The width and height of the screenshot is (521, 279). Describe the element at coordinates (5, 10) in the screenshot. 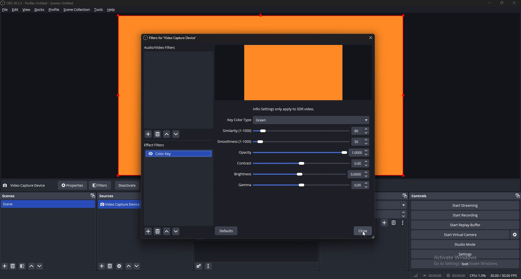

I see `file` at that location.